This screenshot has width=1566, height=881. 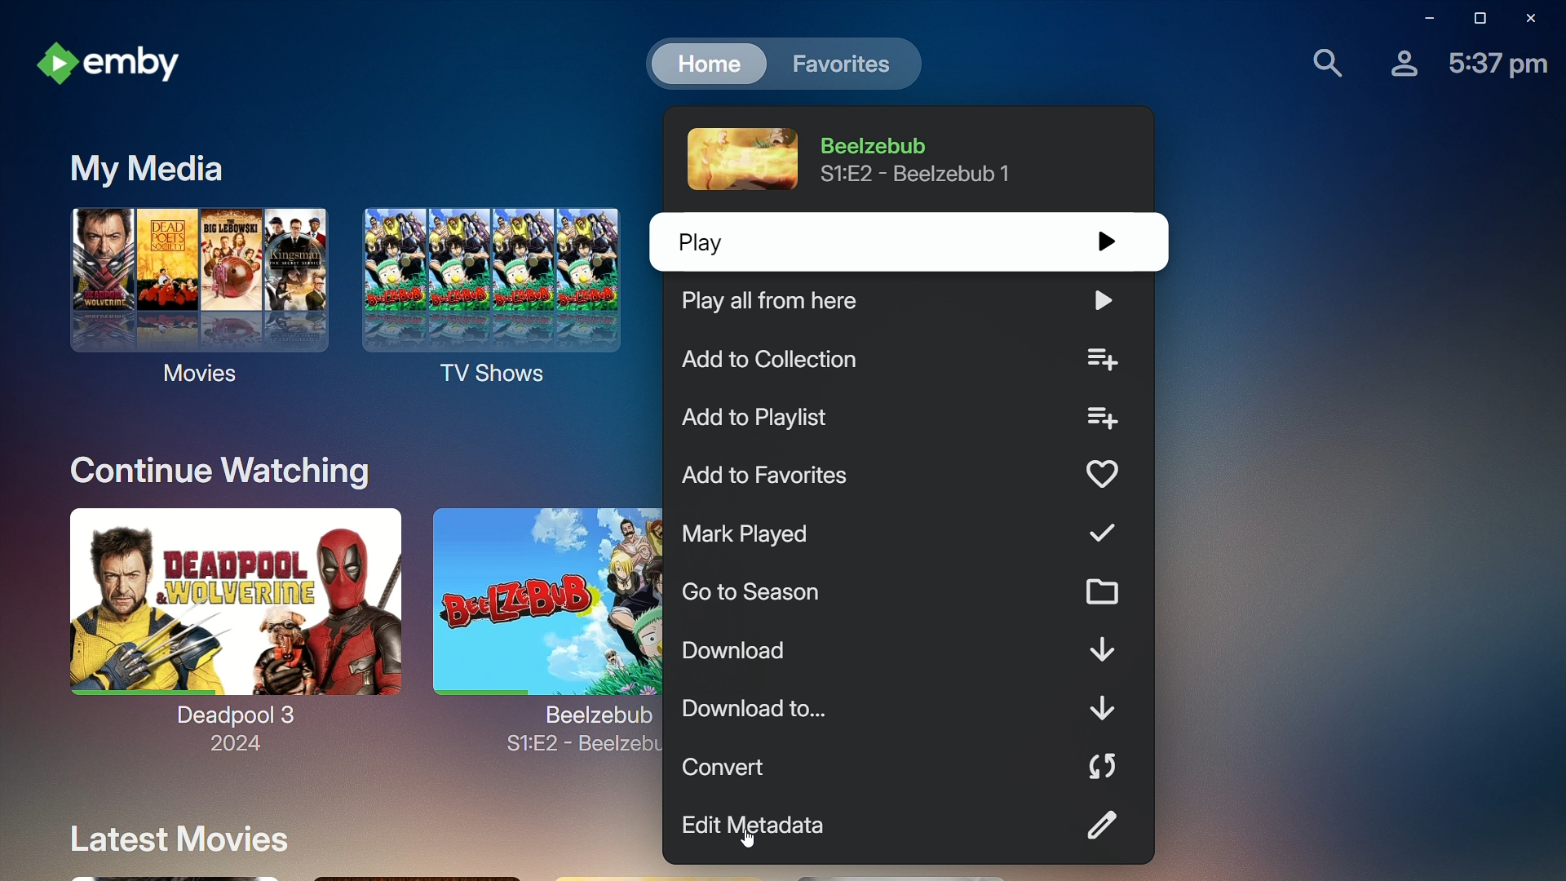 What do you see at coordinates (702, 64) in the screenshot?
I see `Home` at bounding box center [702, 64].